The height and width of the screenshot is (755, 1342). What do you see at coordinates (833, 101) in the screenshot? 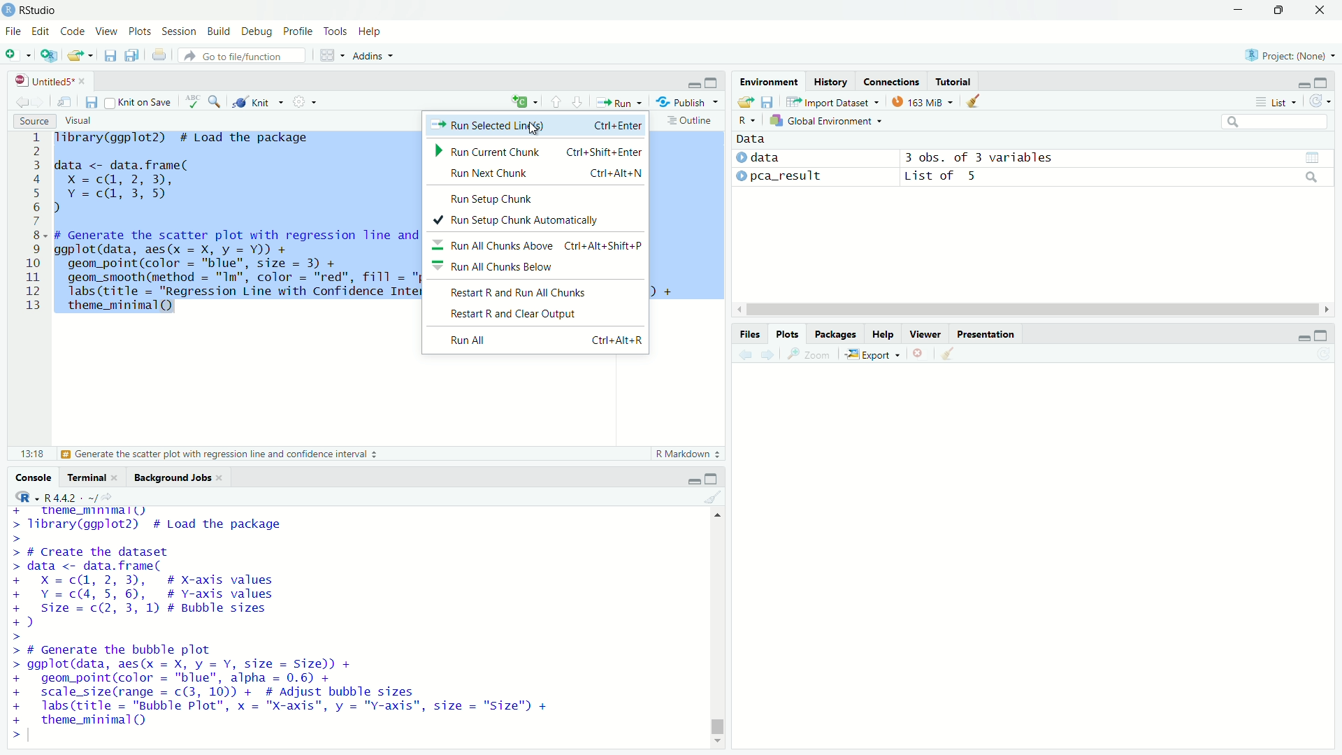
I see `Import Dataset` at bounding box center [833, 101].